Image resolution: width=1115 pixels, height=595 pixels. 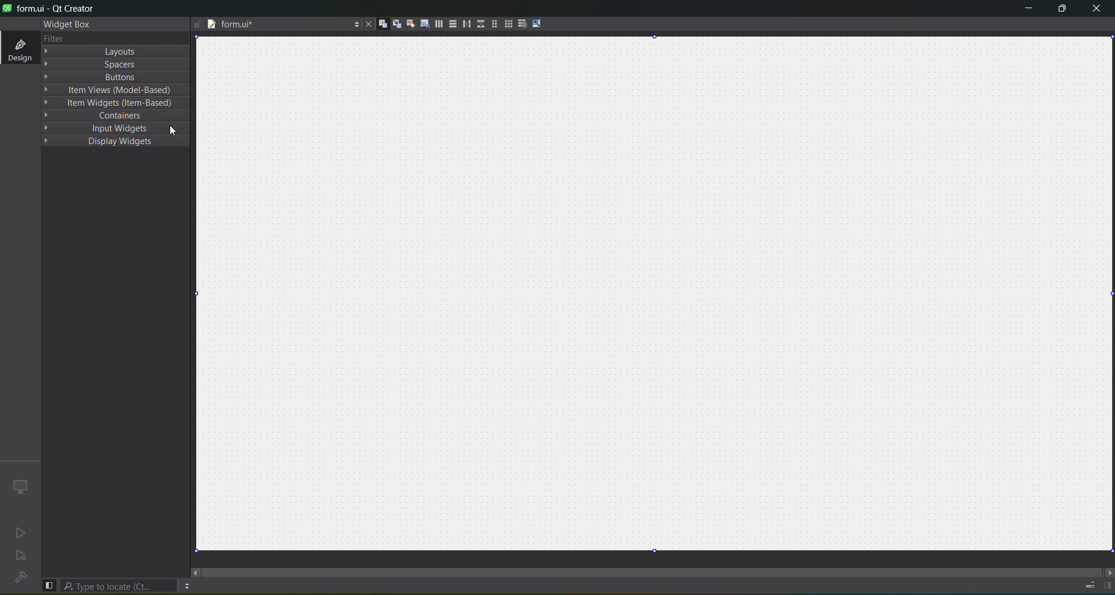 I want to click on icon, so click(x=20, y=485).